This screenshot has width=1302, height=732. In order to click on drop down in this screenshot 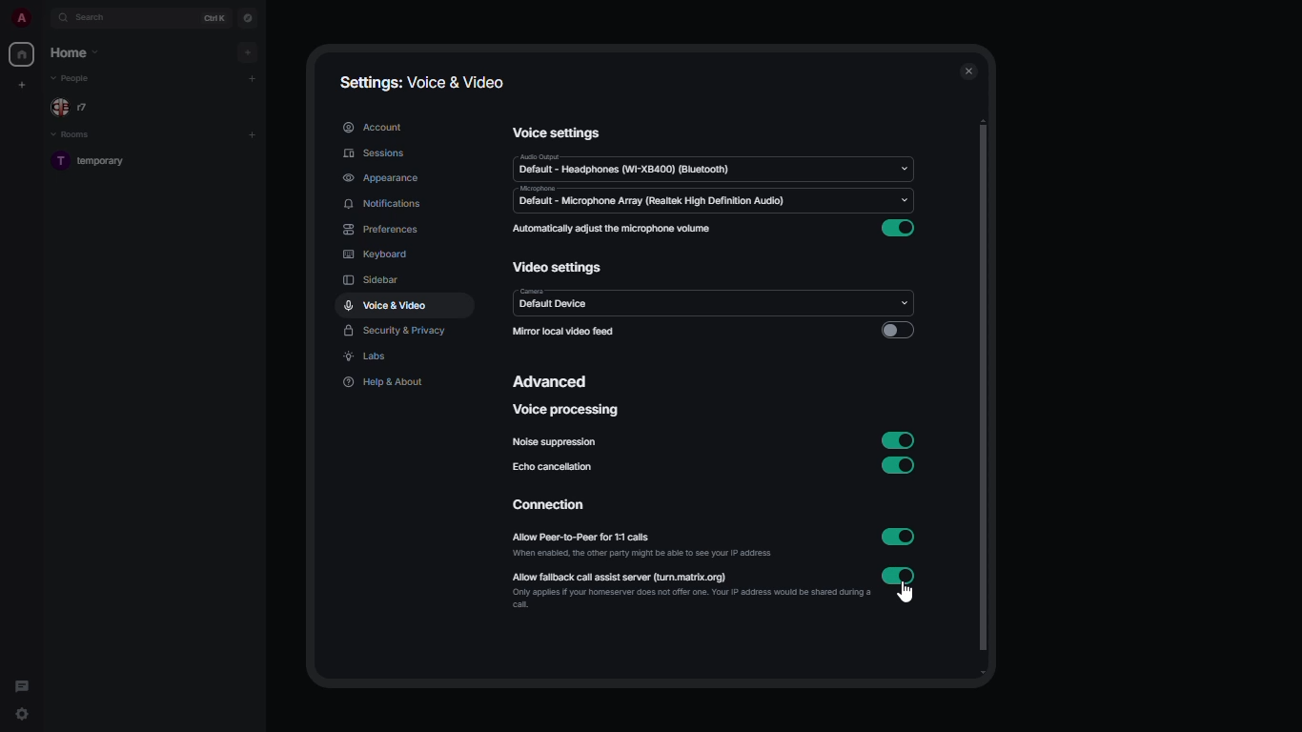, I will do `click(901, 303)`.